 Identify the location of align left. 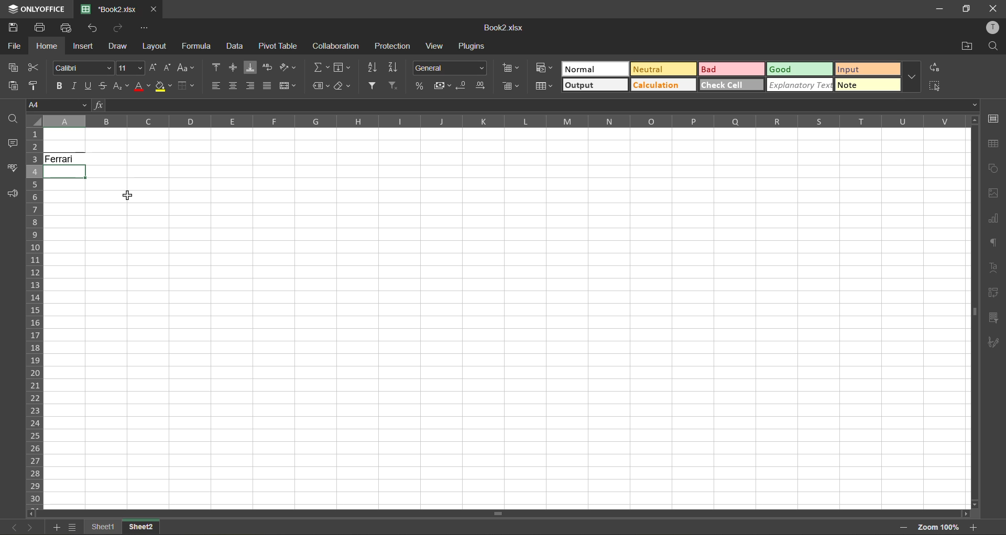
(216, 86).